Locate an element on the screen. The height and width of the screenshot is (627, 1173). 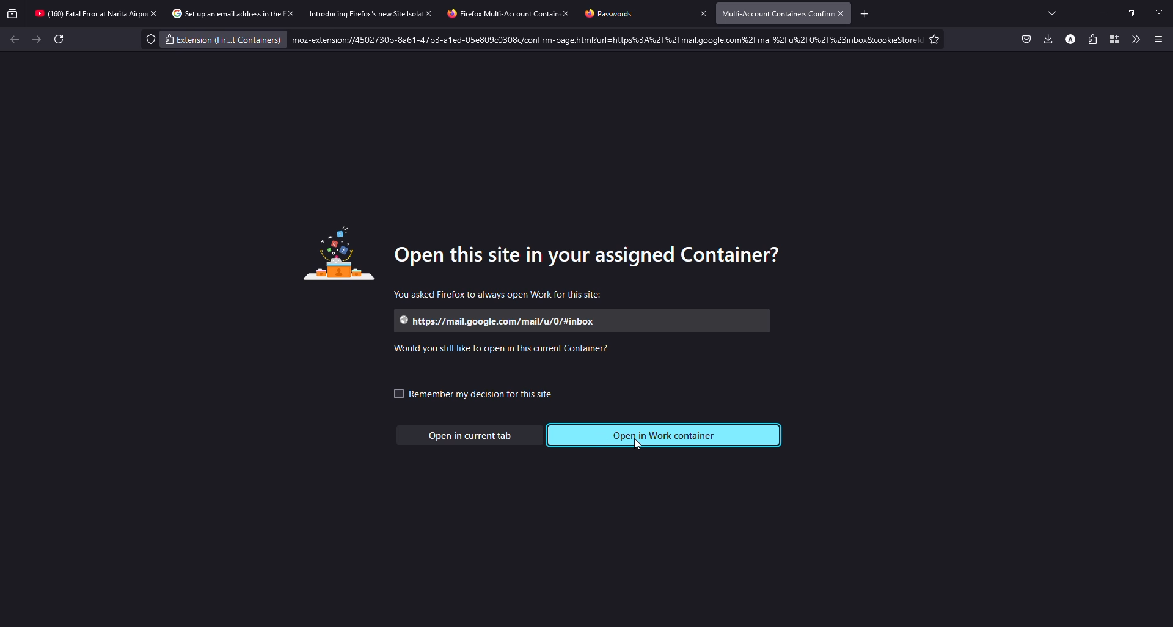
You asked Firefox to always open Work for this site: is located at coordinates (498, 295).